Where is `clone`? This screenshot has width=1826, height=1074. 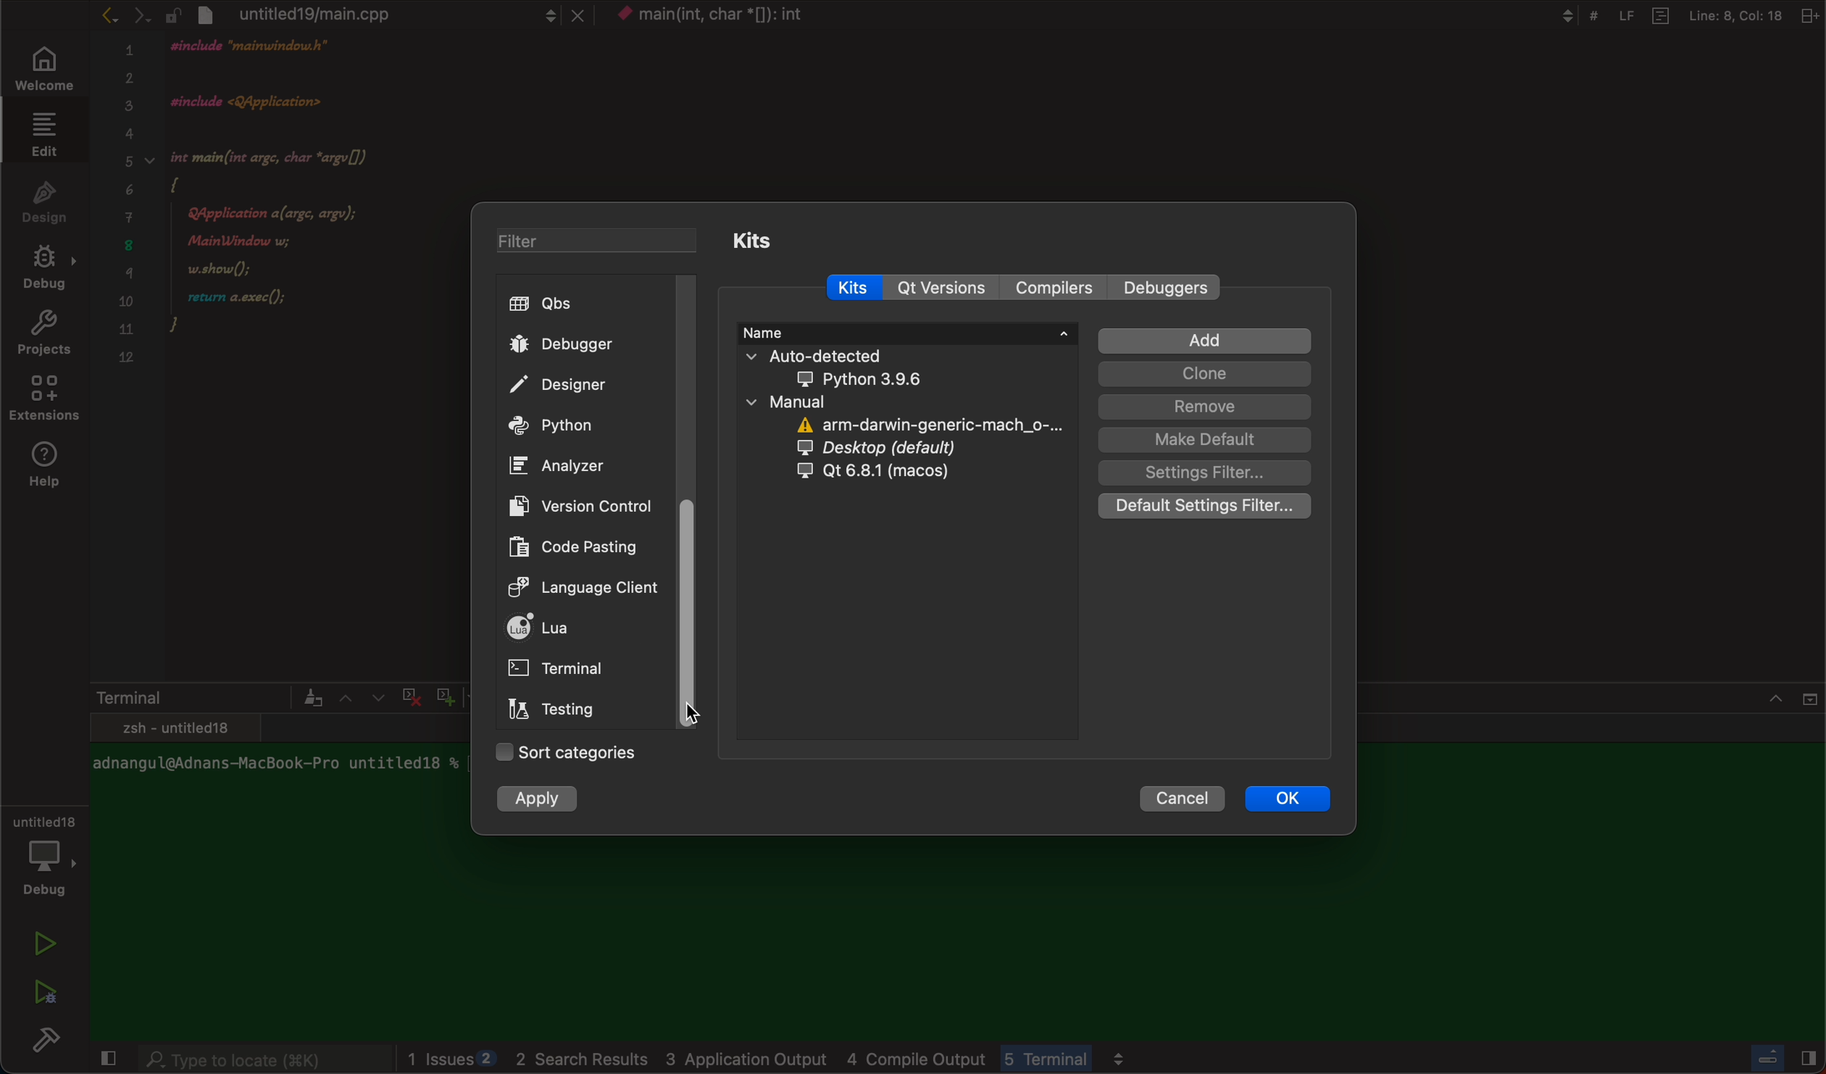 clone is located at coordinates (1204, 374).